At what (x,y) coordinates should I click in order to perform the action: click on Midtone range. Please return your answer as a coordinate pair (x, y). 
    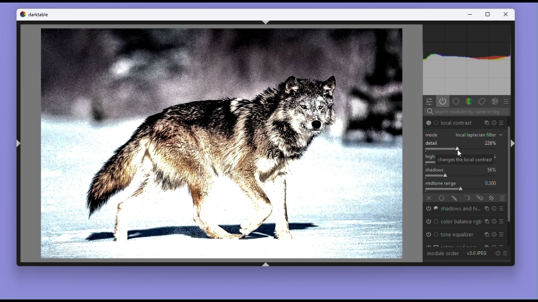
    Looking at the image, I should click on (465, 186).